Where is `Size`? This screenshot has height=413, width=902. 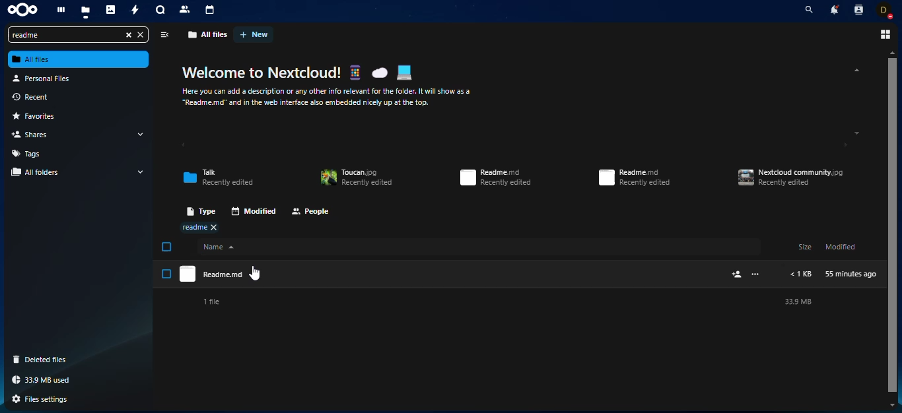 Size is located at coordinates (805, 246).